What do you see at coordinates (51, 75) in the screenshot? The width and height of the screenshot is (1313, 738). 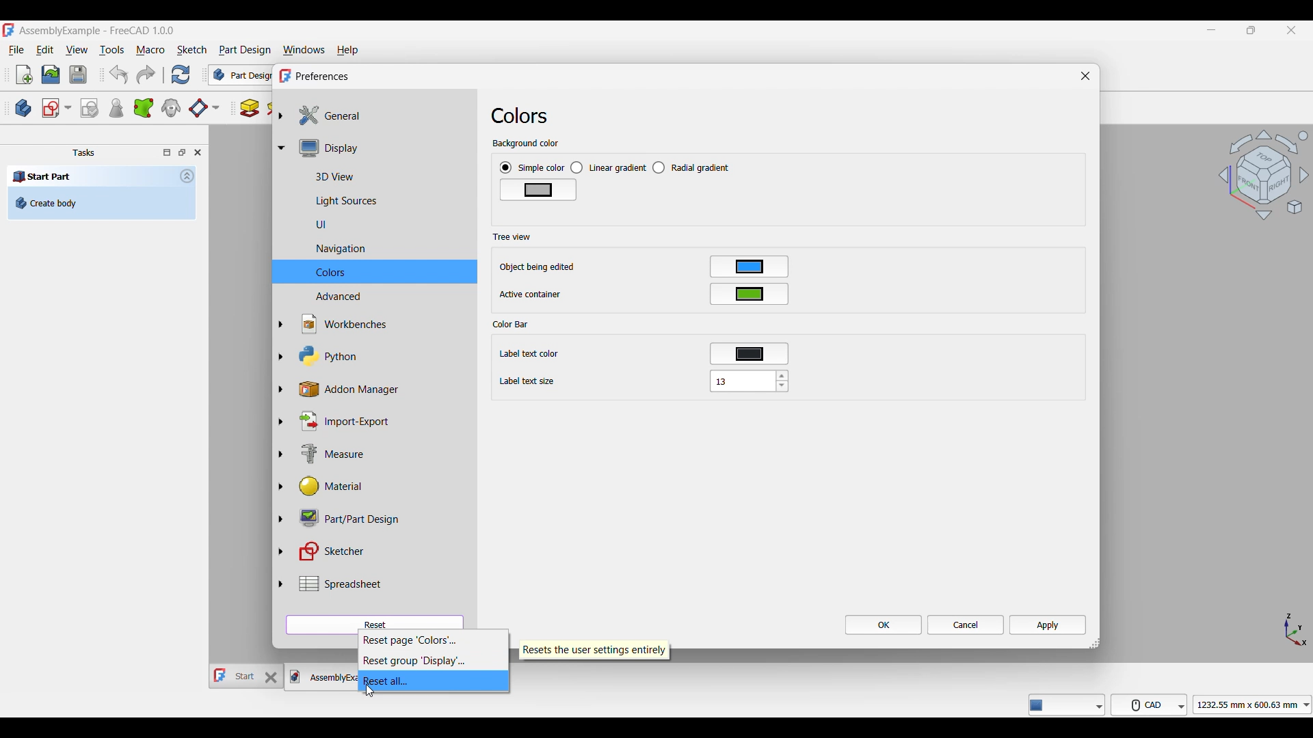 I see `Open` at bounding box center [51, 75].